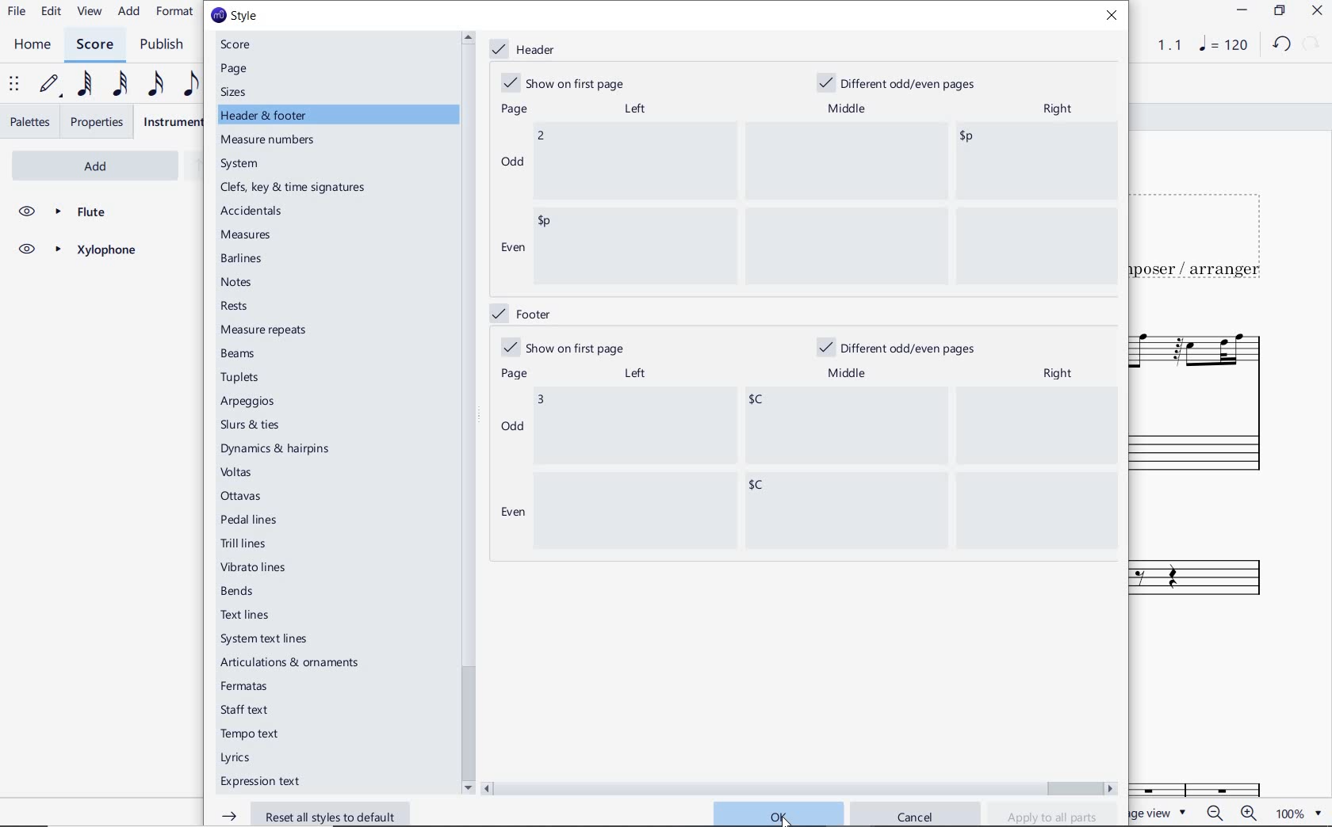  Describe the element at coordinates (75, 164) in the screenshot. I see `ADD` at that location.